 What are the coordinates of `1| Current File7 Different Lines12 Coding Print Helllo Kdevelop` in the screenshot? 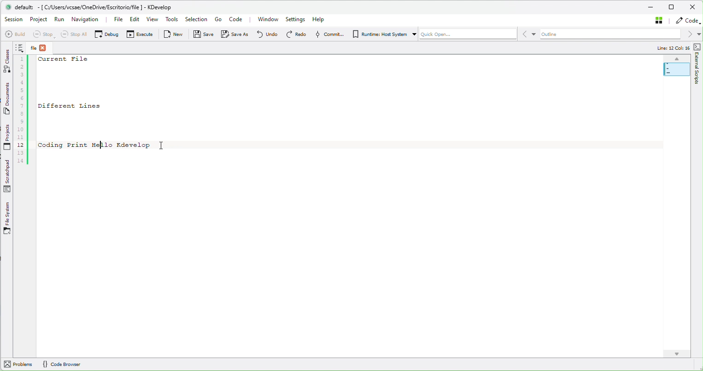 It's located at (85, 113).